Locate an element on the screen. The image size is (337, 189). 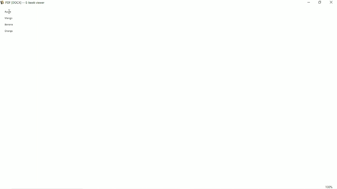
100% is located at coordinates (329, 187).